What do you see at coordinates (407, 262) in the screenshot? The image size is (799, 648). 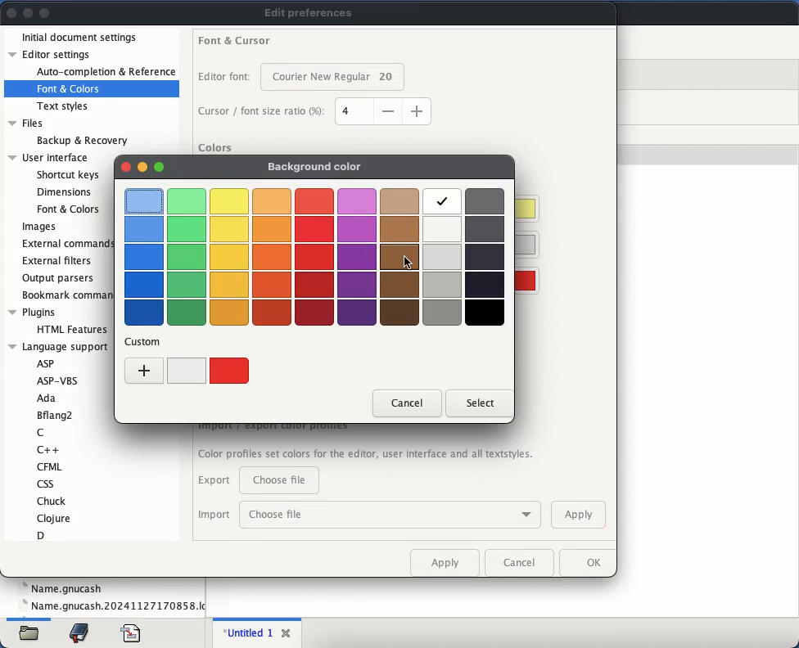 I see `cursor` at bounding box center [407, 262].